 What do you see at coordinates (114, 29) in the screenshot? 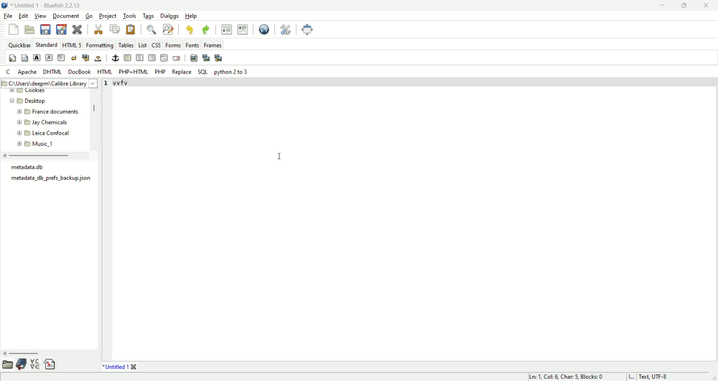
I see `copy` at bounding box center [114, 29].